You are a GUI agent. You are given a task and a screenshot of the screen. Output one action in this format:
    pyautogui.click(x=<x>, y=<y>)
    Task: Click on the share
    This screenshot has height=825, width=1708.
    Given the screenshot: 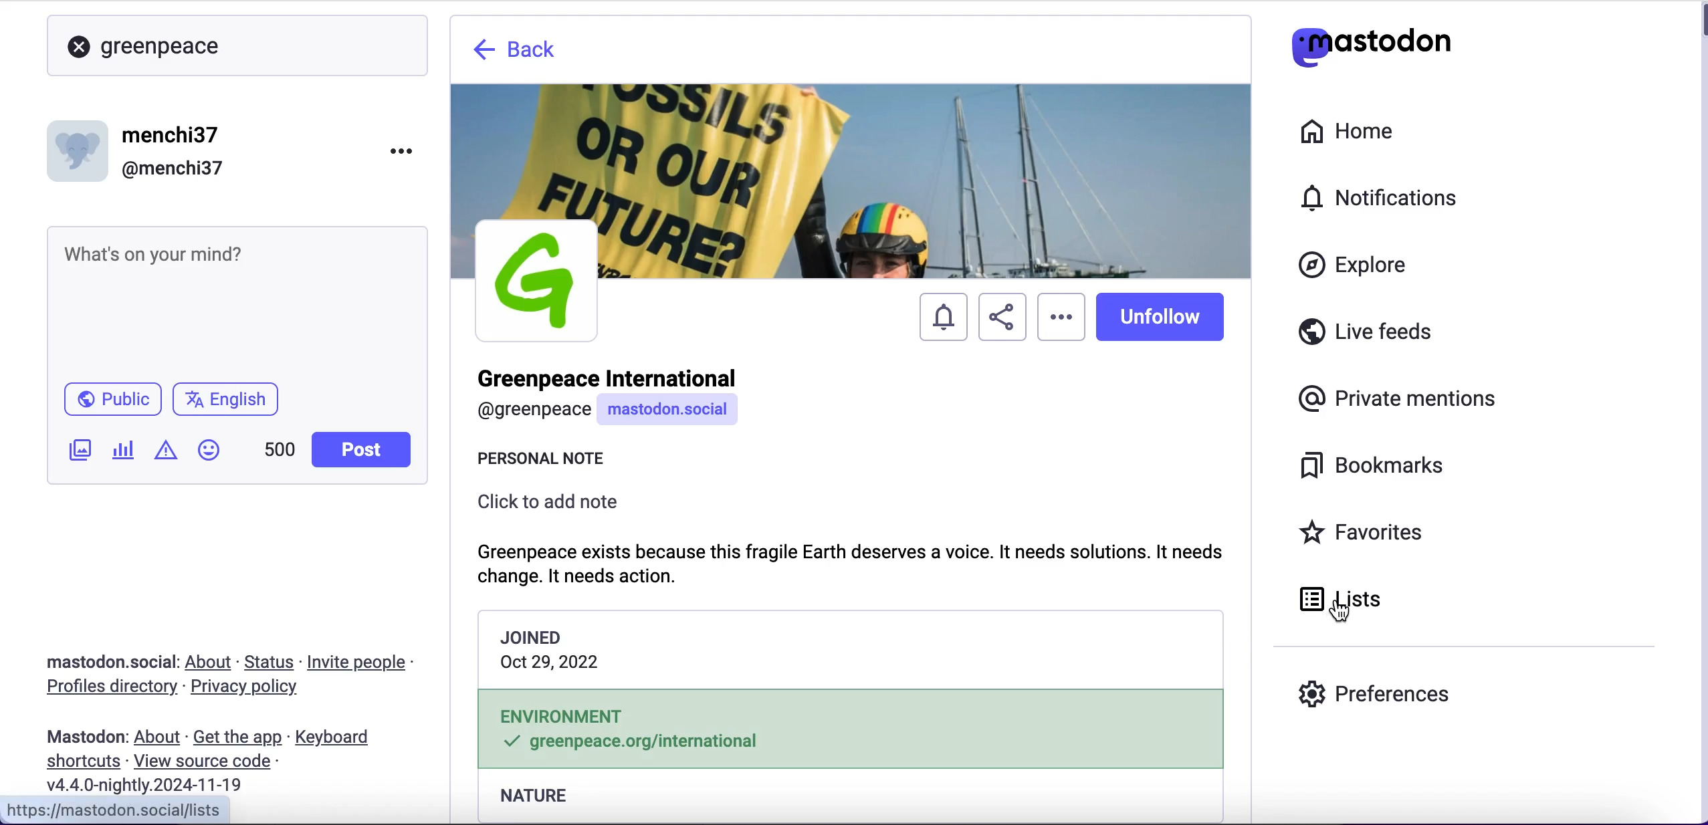 What is the action you would take?
    pyautogui.click(x=1000, y=320)
    